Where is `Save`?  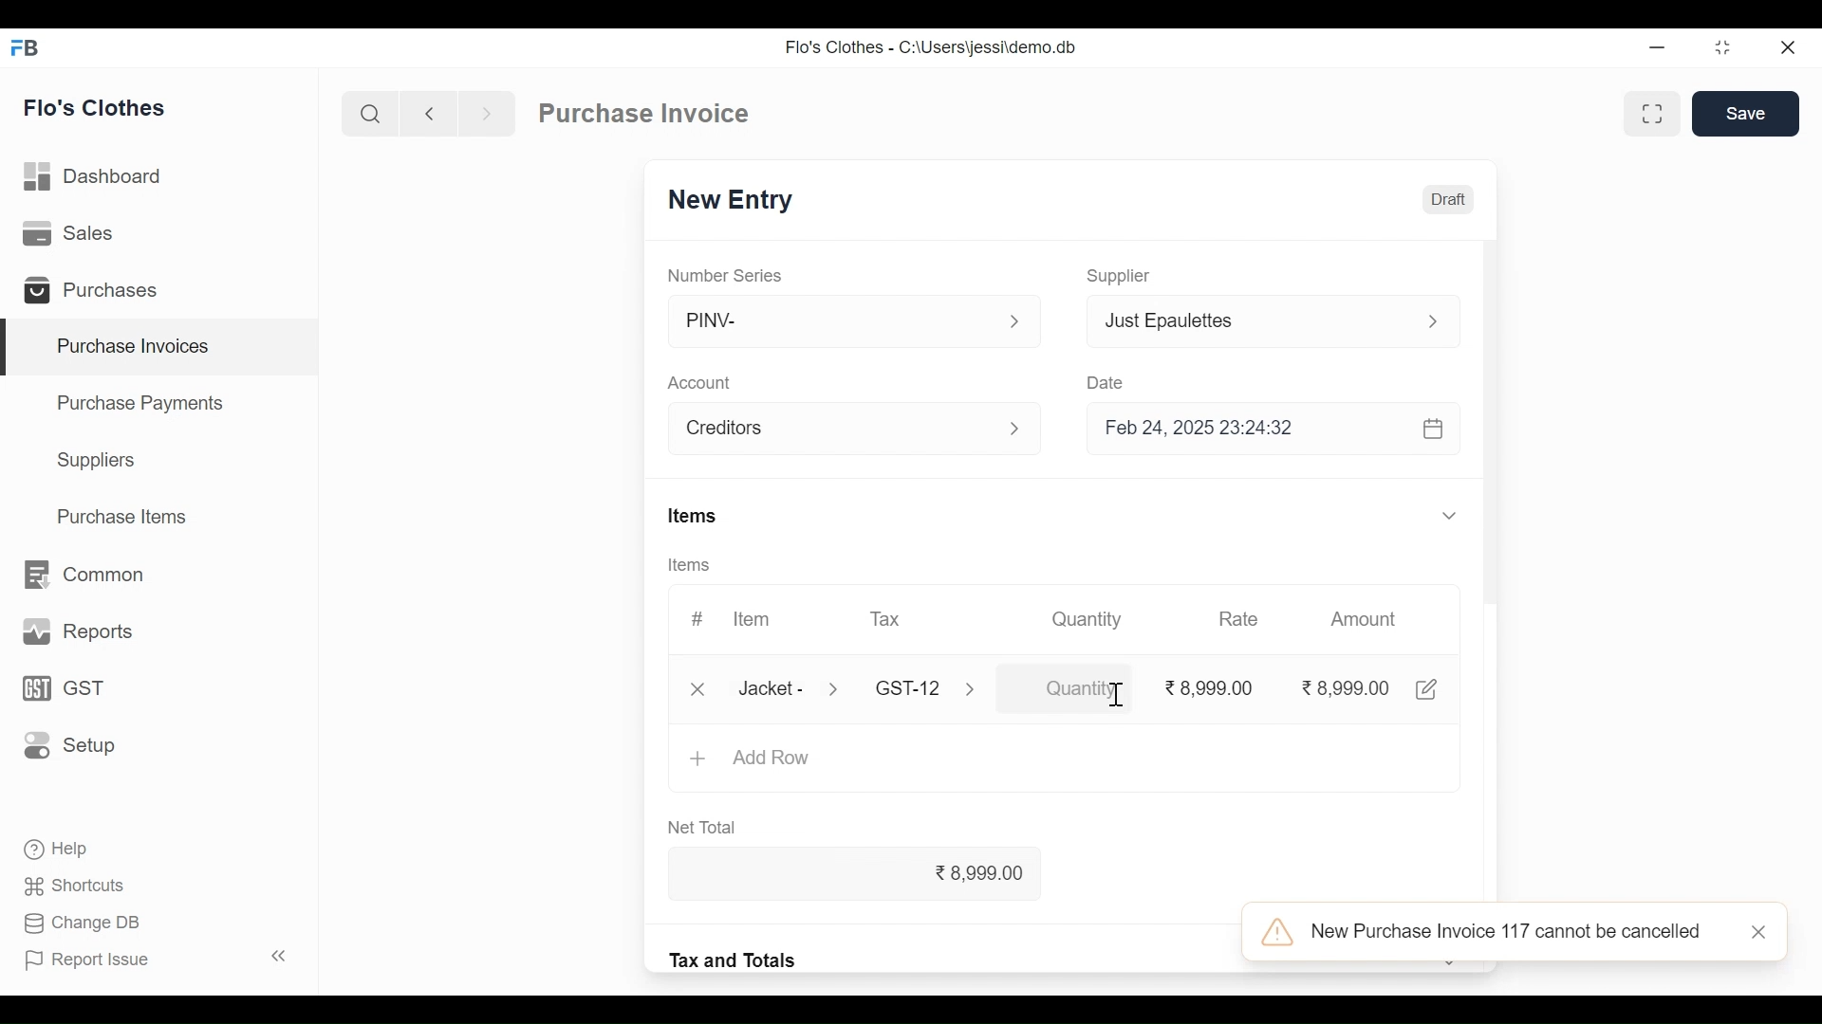
Save is located at coordinates (1746, 114).